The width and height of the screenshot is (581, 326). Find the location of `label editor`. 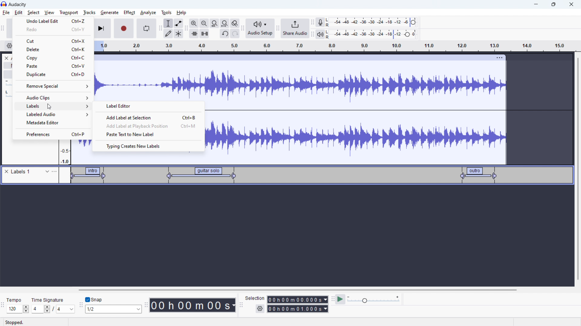

label editor is located at coordinates (148, 106).